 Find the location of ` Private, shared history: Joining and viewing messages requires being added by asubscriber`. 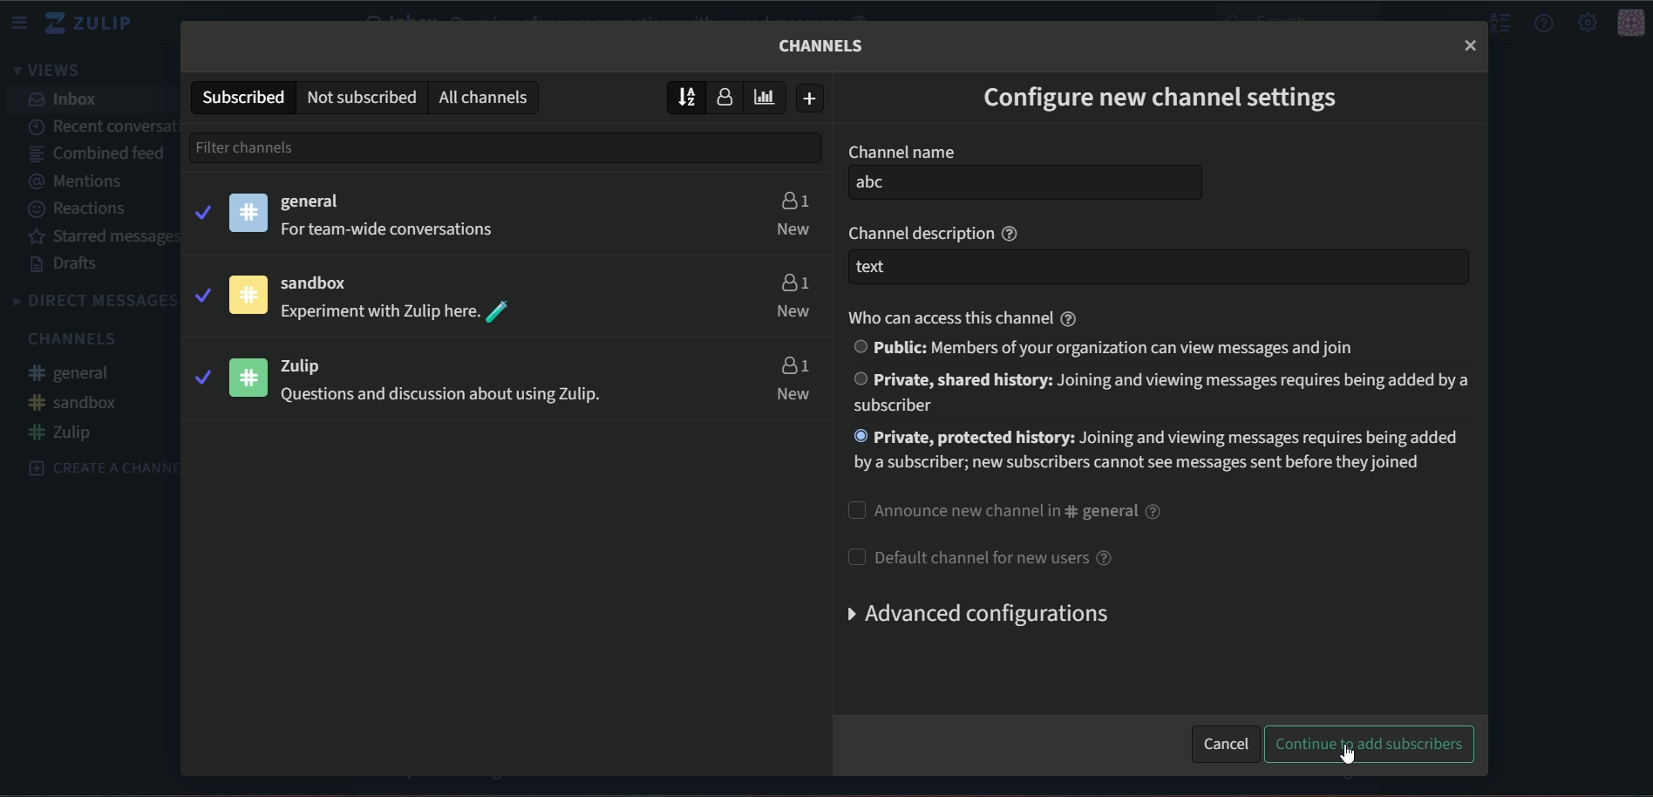

 Private, shared history: Joining and viewing messages requires being added by asubscriber is located at coordinates (1158, 392).